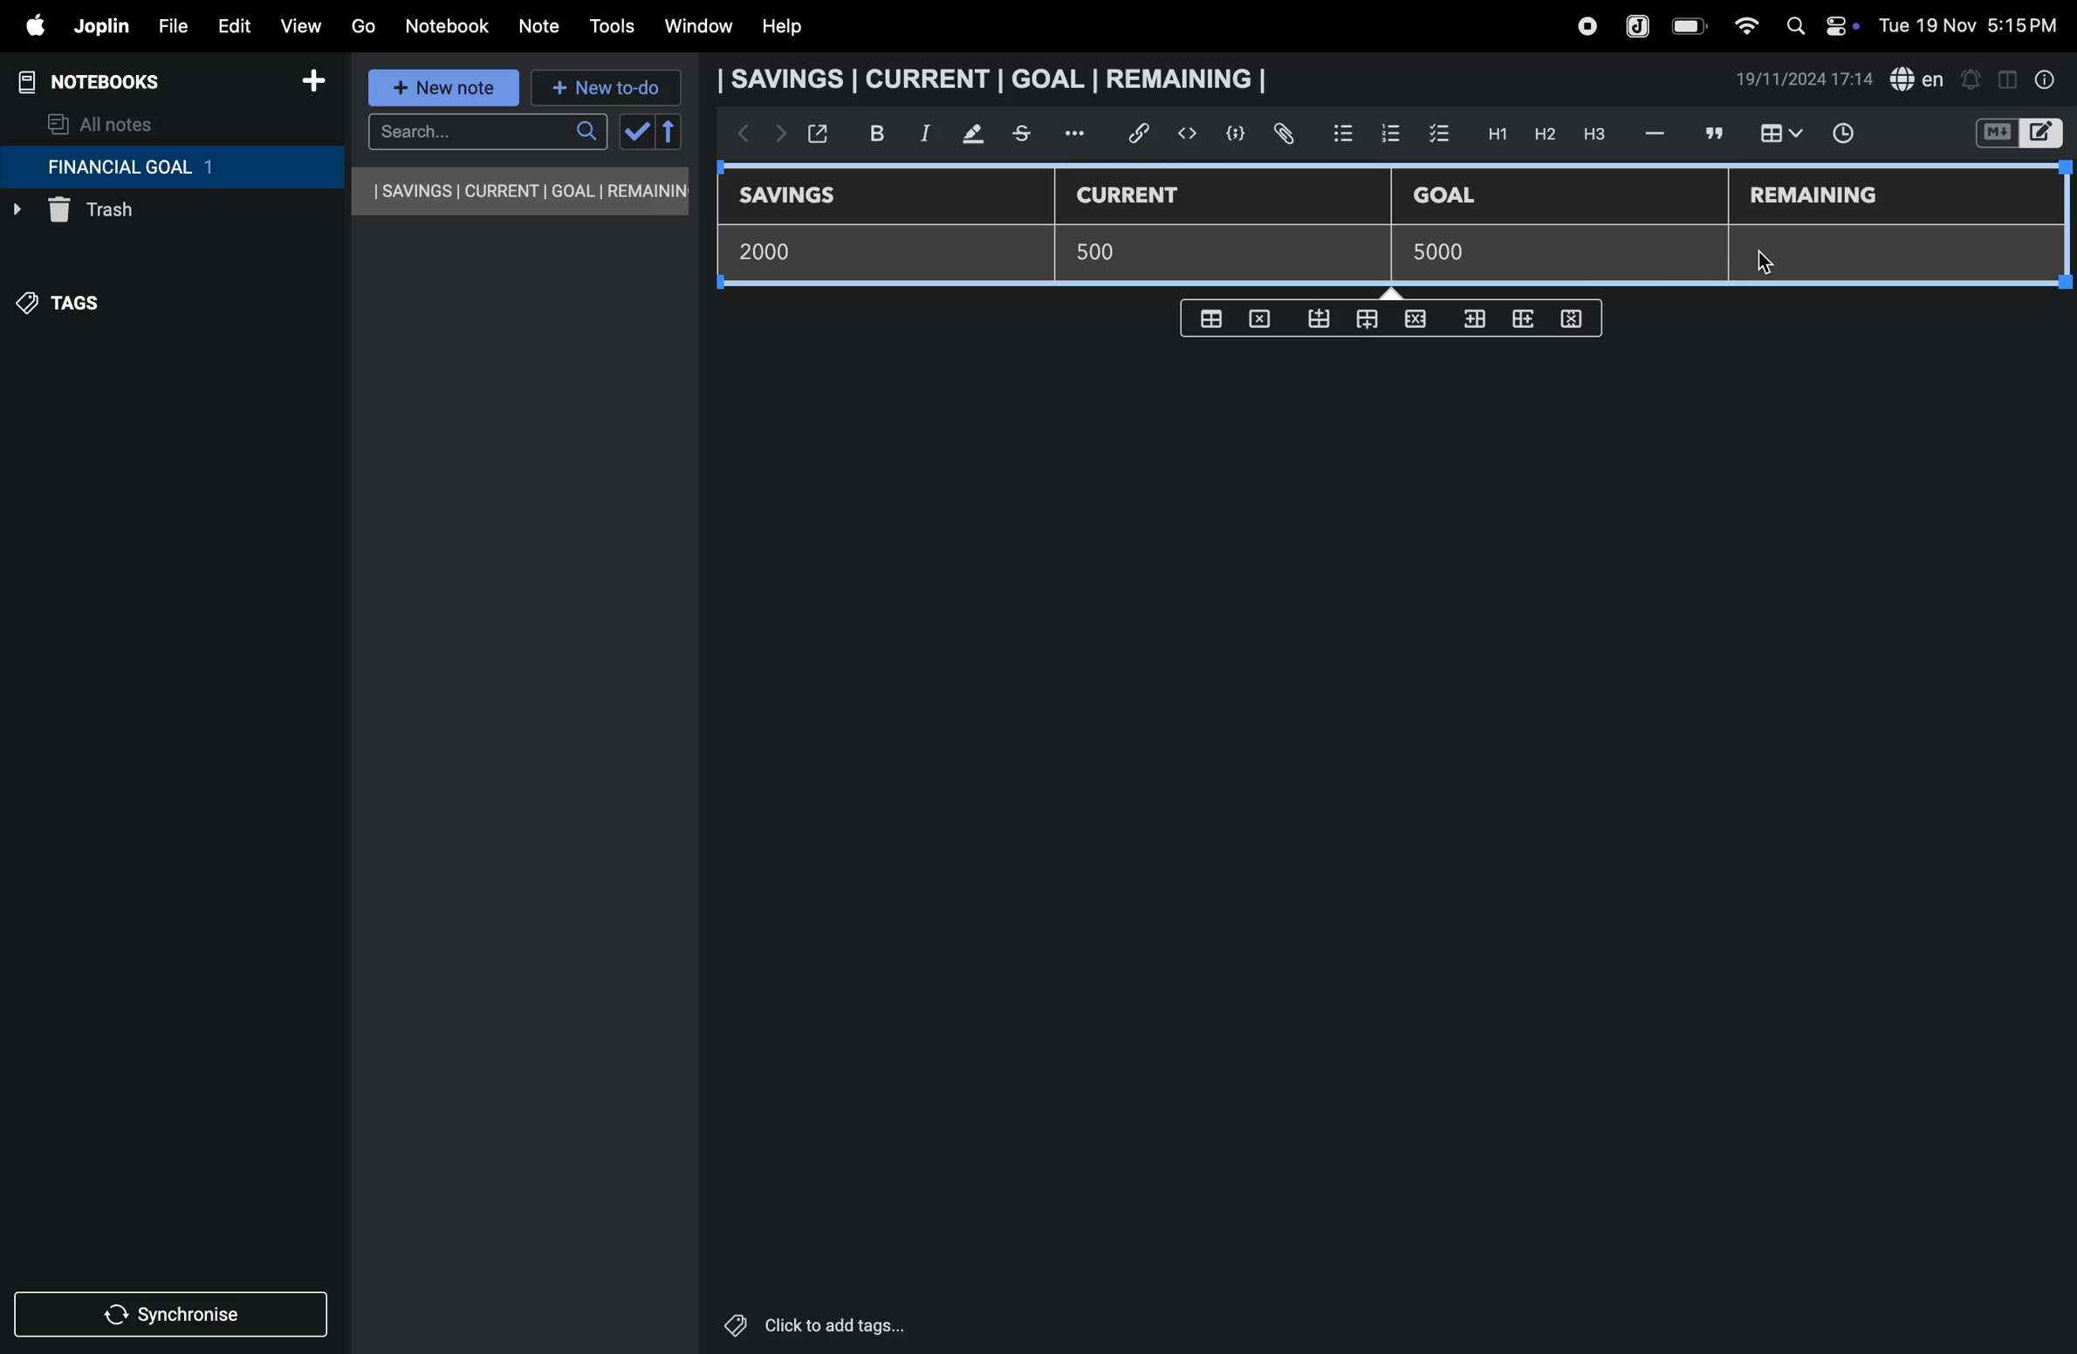 The width and height of the screenshot is (2077, 1354). What do you see at coordinates (1107, 252) in the screenshot?
I see `500` at bounding box center [1107, 252].